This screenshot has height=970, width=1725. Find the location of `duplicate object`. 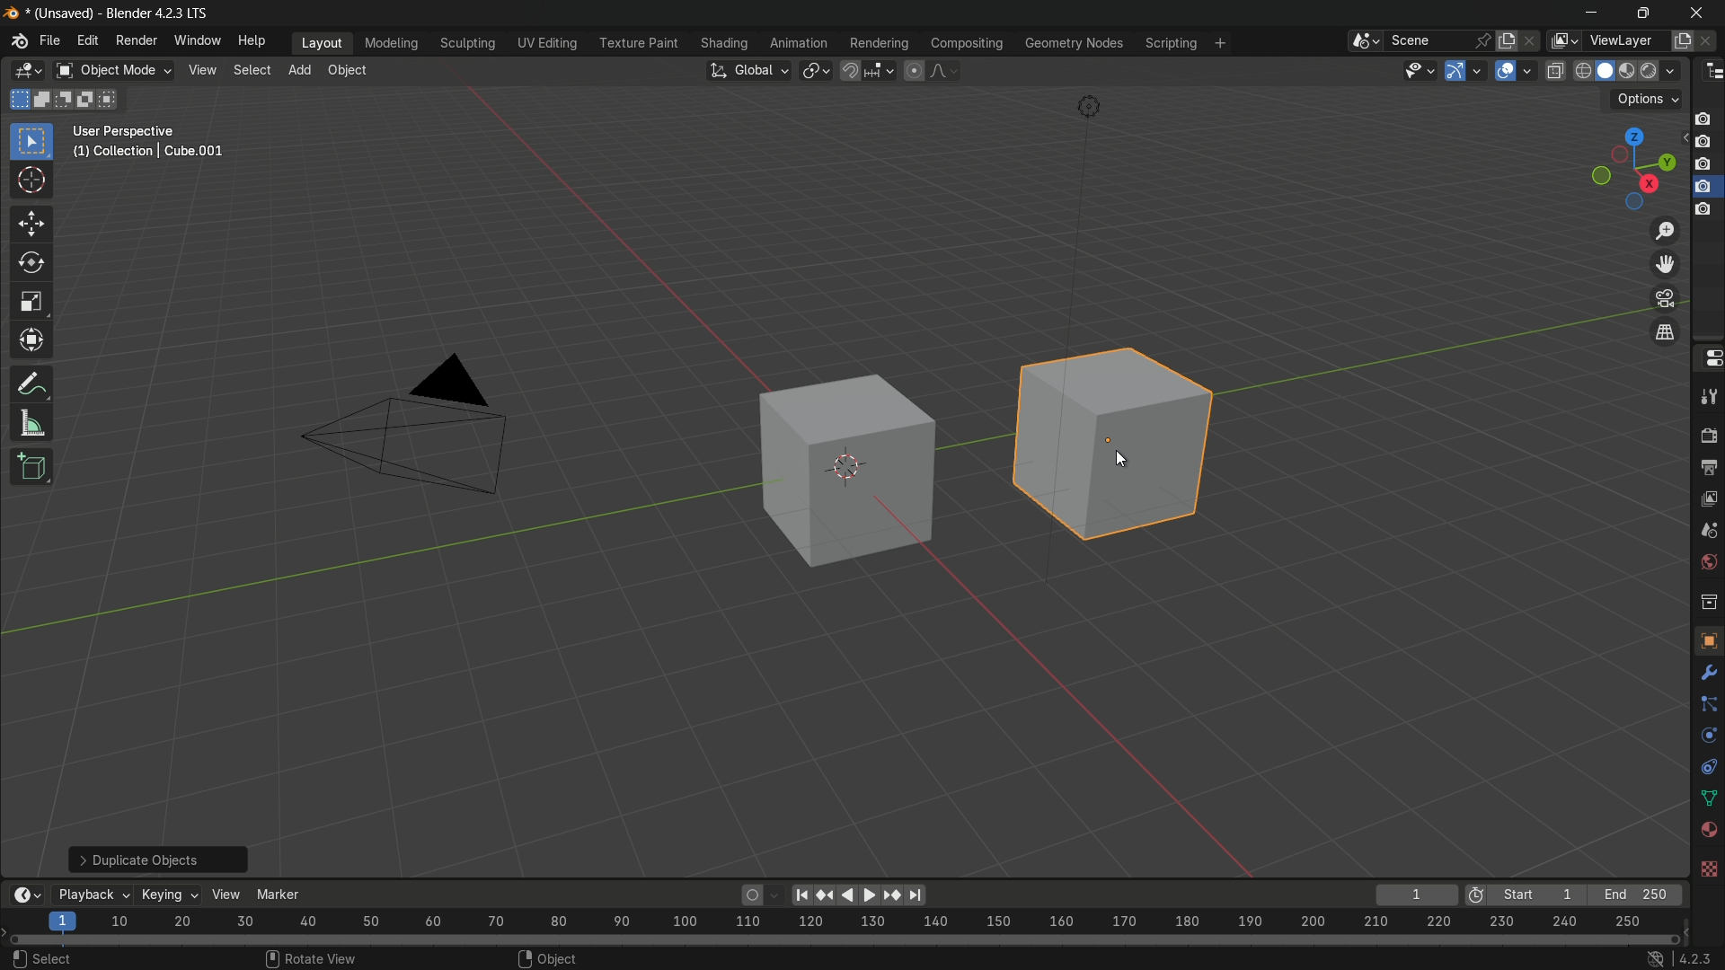

duplicate object is located at coordinates (1119, 454).